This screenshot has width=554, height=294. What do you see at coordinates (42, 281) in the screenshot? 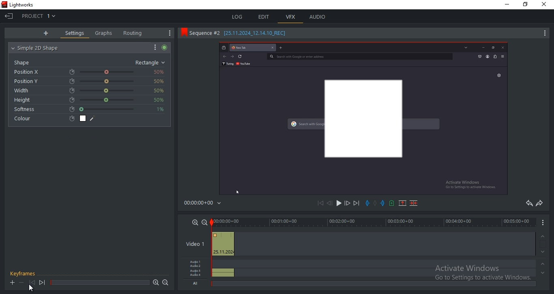
I see `next` at bounding box center [42, 281].